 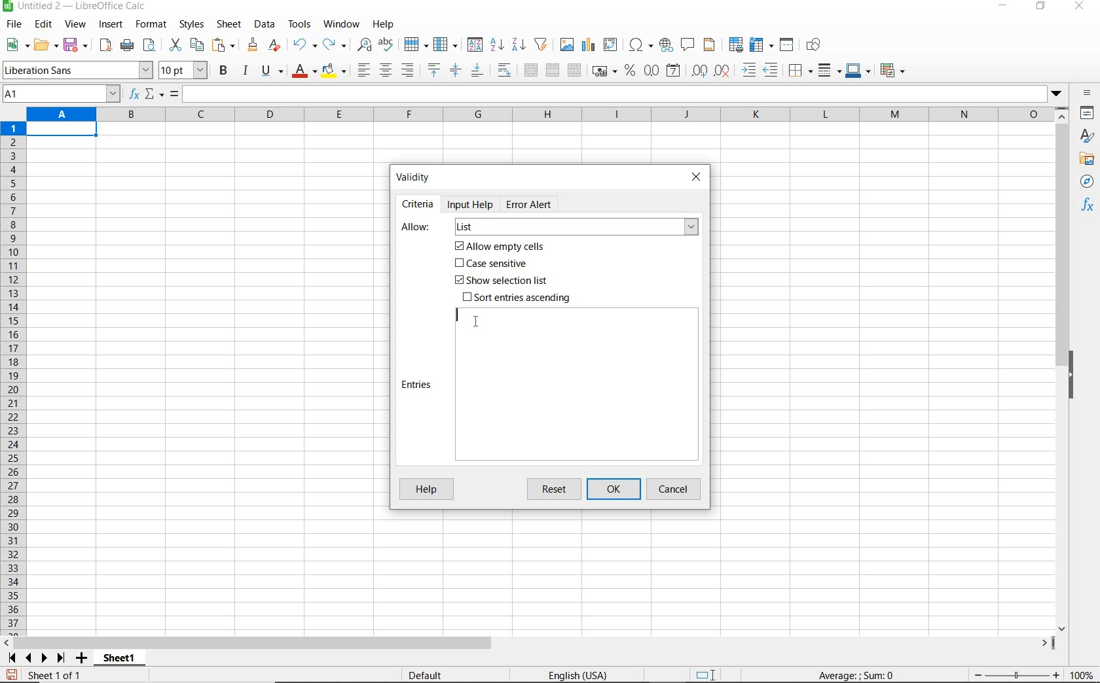 What do you see at coordinates (77, 45) in the screenshot?
I see `save` at bounding box center [77, 45].